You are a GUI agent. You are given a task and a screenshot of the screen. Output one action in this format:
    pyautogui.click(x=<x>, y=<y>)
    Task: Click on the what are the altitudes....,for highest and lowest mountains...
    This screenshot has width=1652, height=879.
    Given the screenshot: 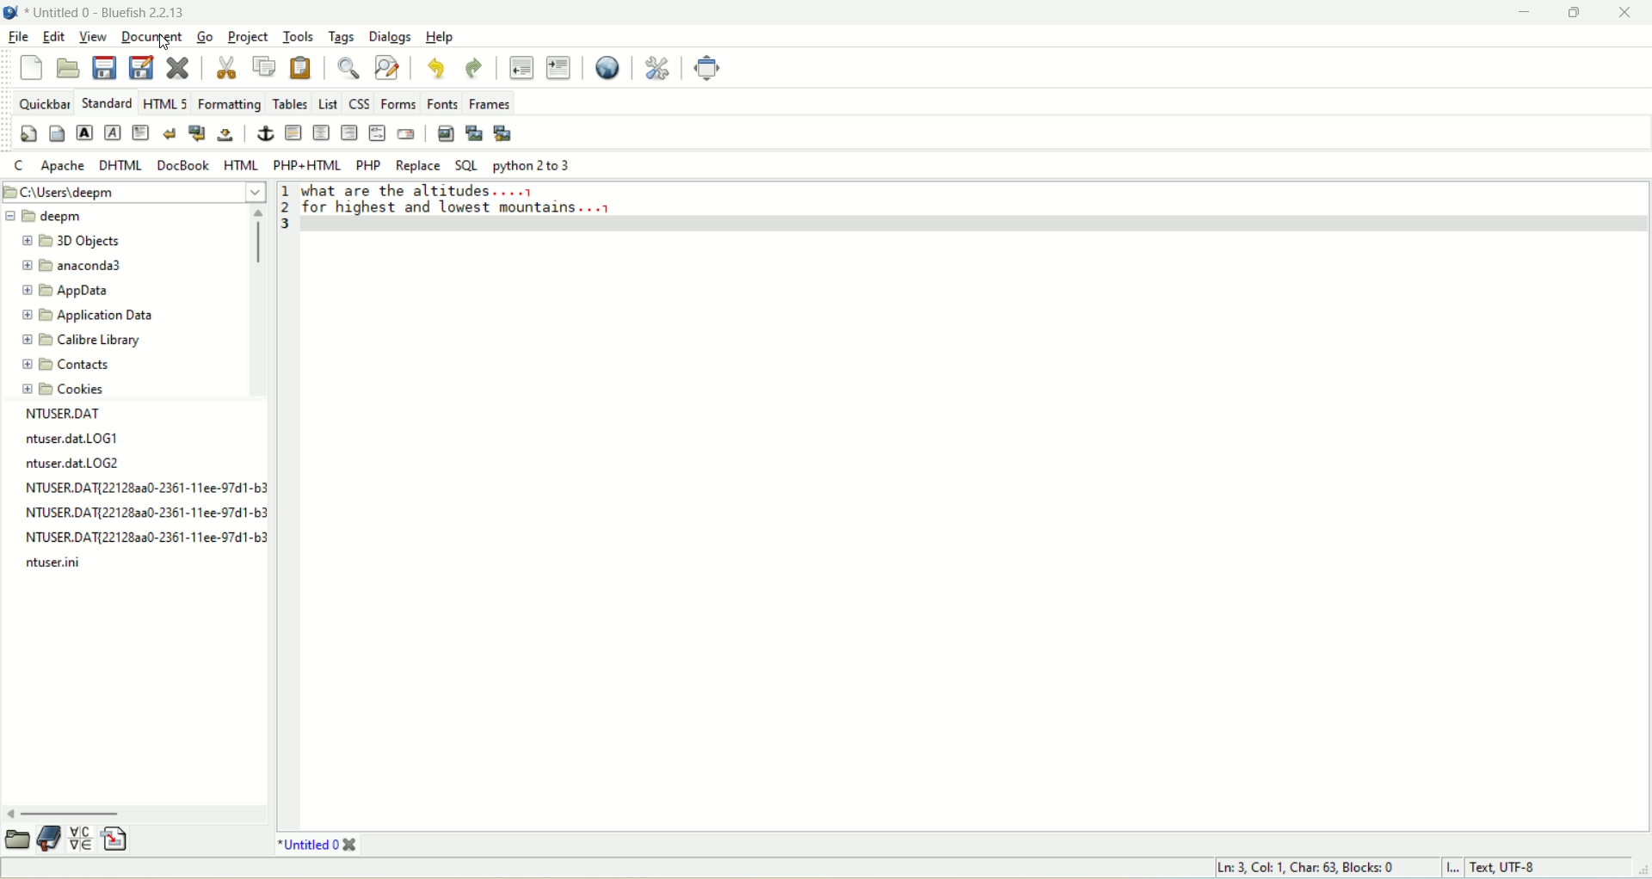 What is the action you would take?
    pyautogui.click(x=472, y=204)
    